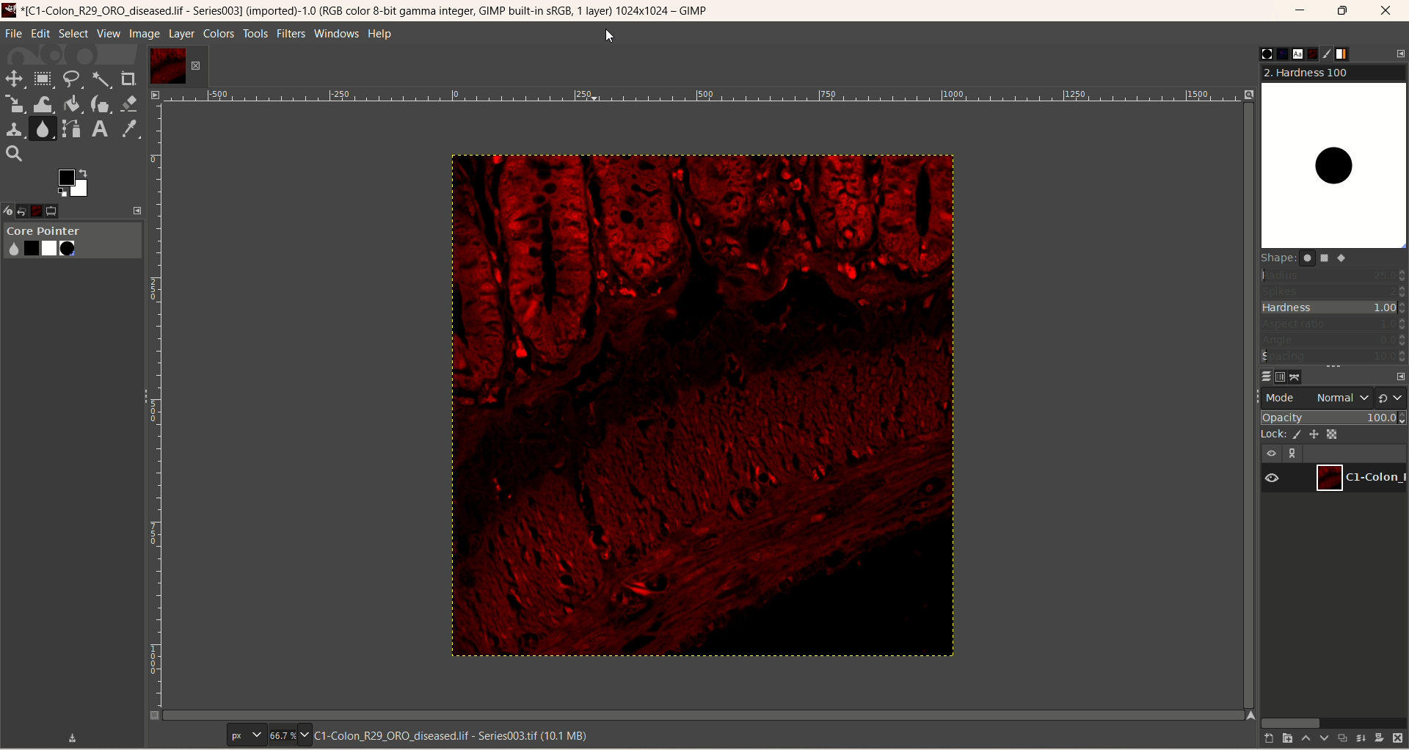 The width and height of the screenshot is (1409, 750). Describe the element at coordinates (1319, 433) in the screenshot. I see `lock position and size` at that location.